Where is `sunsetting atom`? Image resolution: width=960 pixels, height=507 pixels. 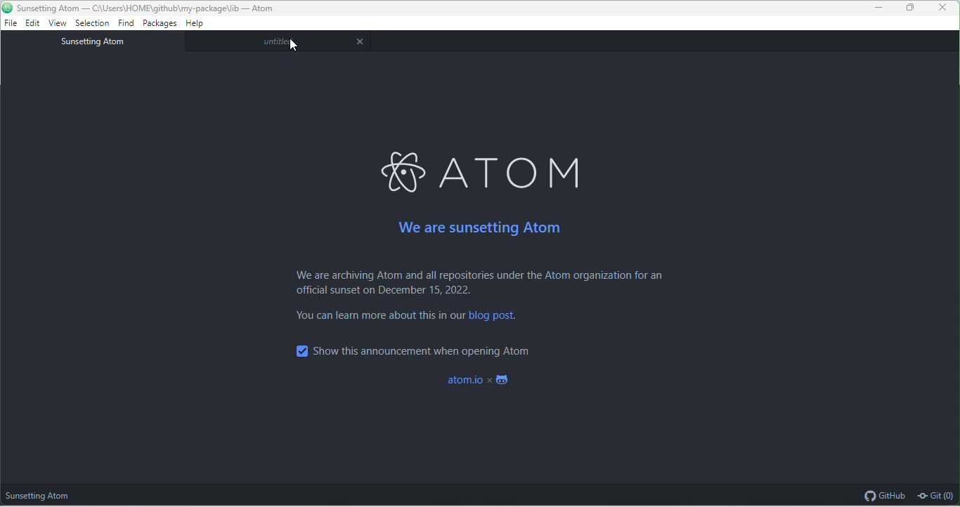
sunsetting atom is located at coordinates (93, 42).